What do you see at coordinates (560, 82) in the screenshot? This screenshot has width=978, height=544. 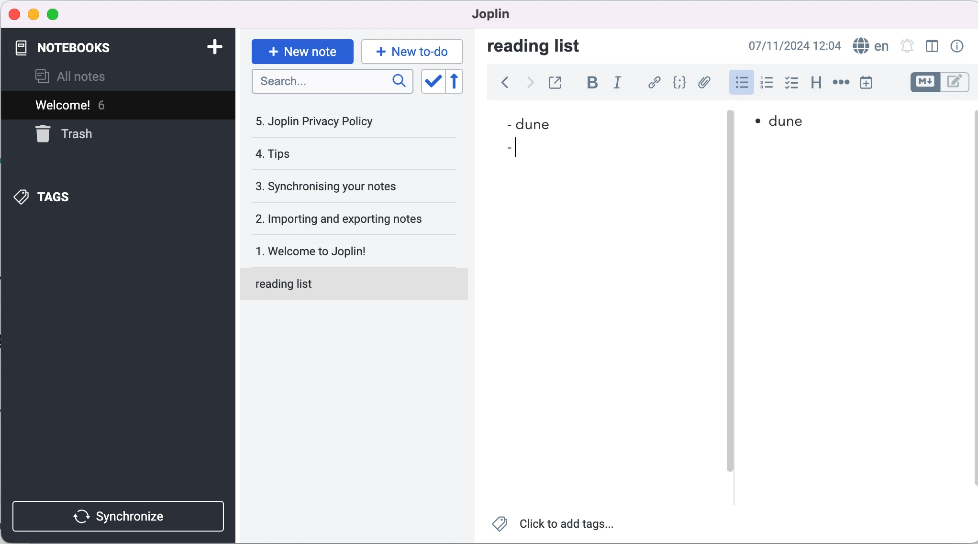 I see `toggle external editing` at bounding box center [560, 82].